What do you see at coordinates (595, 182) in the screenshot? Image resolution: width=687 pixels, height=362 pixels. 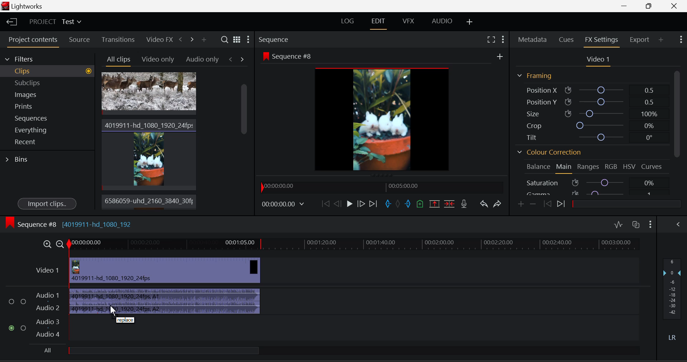 I see `Saturation` at bounding box center [595, 182].